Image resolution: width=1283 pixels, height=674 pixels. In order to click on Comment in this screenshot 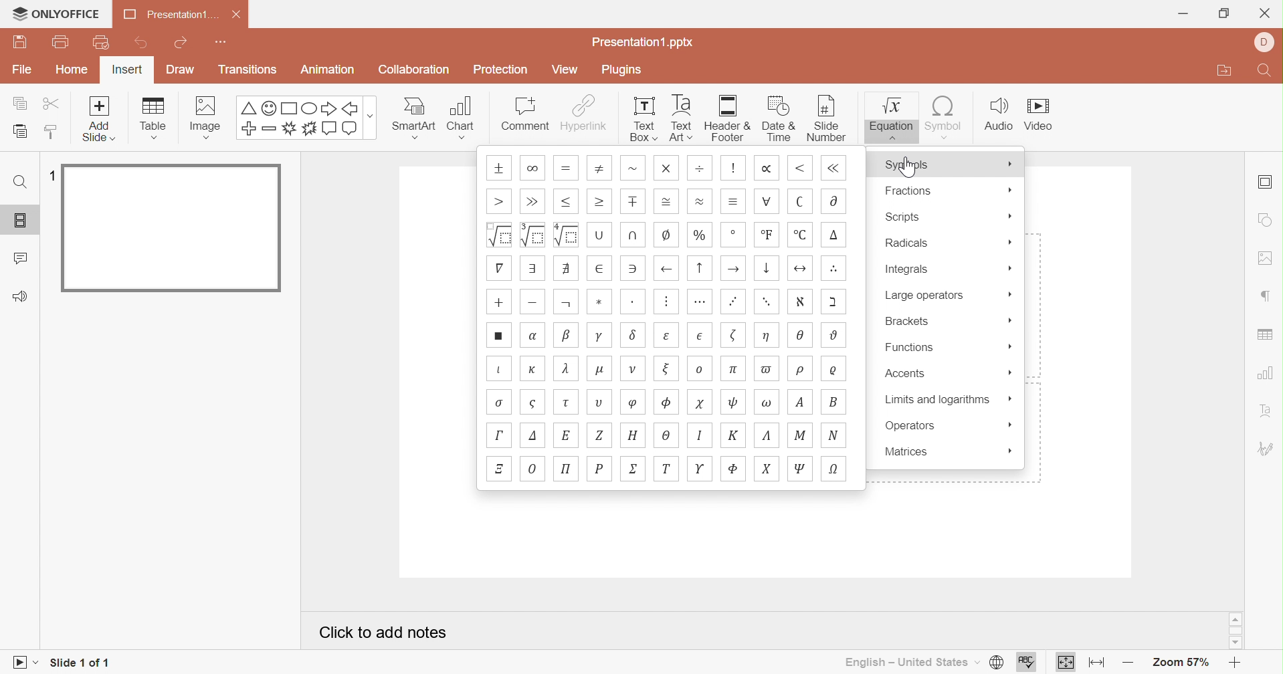, I will do `click(525, 116)`.